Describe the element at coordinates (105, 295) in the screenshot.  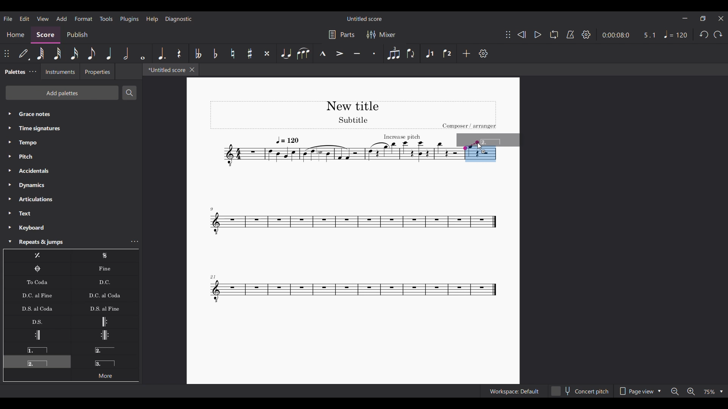
I see `D.C. al Coda` at that location.